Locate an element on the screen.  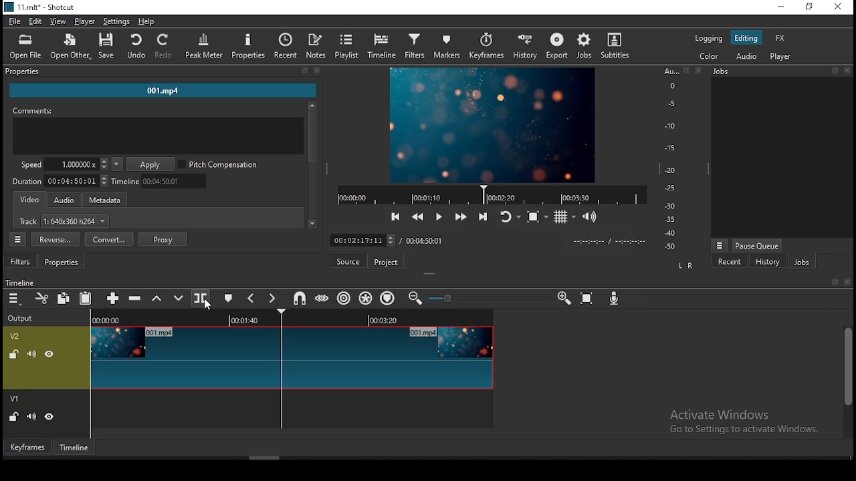
notes is located at coordinates (318, 46).